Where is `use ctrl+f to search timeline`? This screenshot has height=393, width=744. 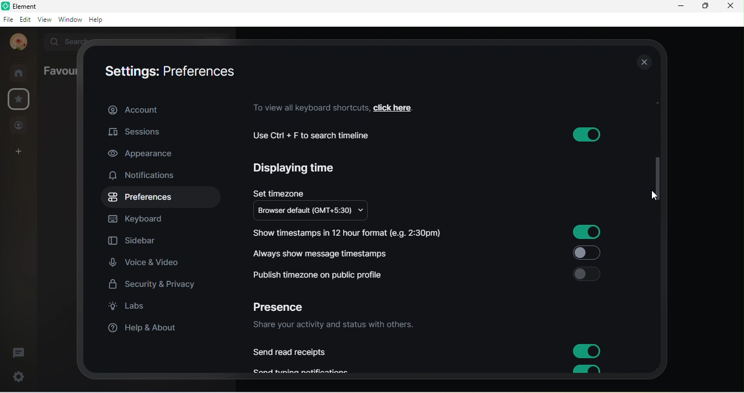 use ctrl+f to search timeline is located at coordinates (318, 136).